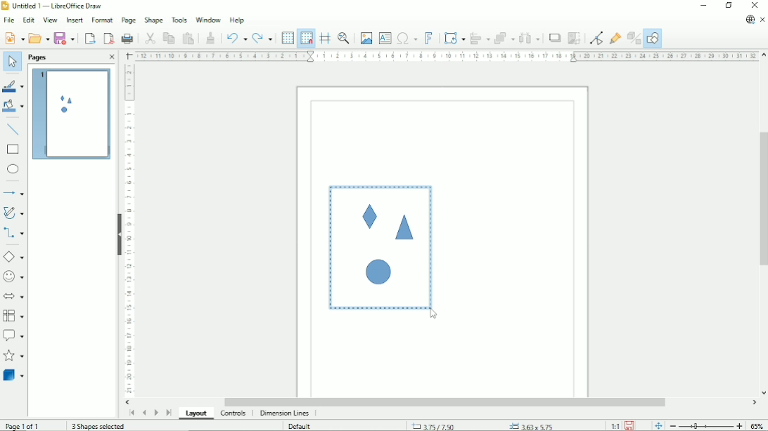 This screenshot has height=431, width=768. What do you see at coordinates (13, 316) in the screenshot?
I see `Flow chart` at bounding box center [13, 316].